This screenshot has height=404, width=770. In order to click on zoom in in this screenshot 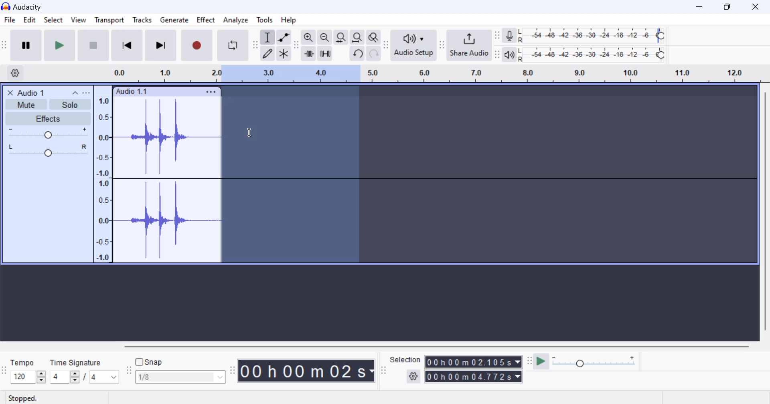, I will do `click(308, 38)`.